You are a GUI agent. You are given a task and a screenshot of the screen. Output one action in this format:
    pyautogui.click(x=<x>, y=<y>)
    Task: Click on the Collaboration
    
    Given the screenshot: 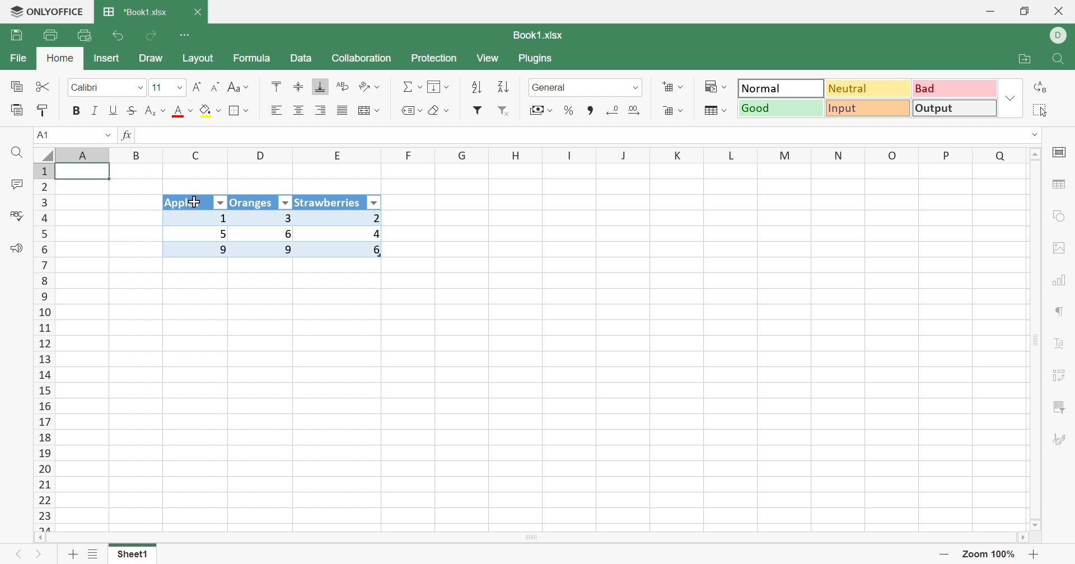 What is the action you would take?
    pyautogui.click(x=361, y=57)
    